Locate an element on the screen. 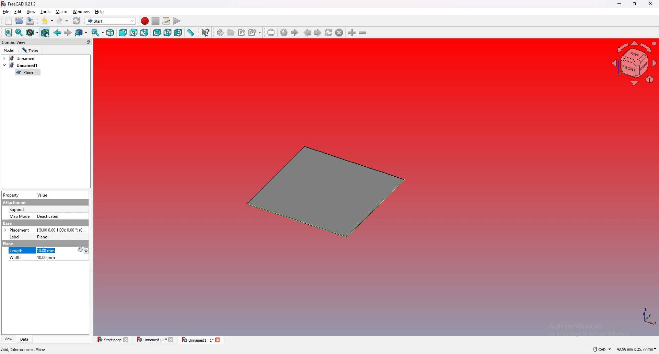 This screenshot has height=354, width=659. tab1: Unnamed is located at coordinates (21, 58).